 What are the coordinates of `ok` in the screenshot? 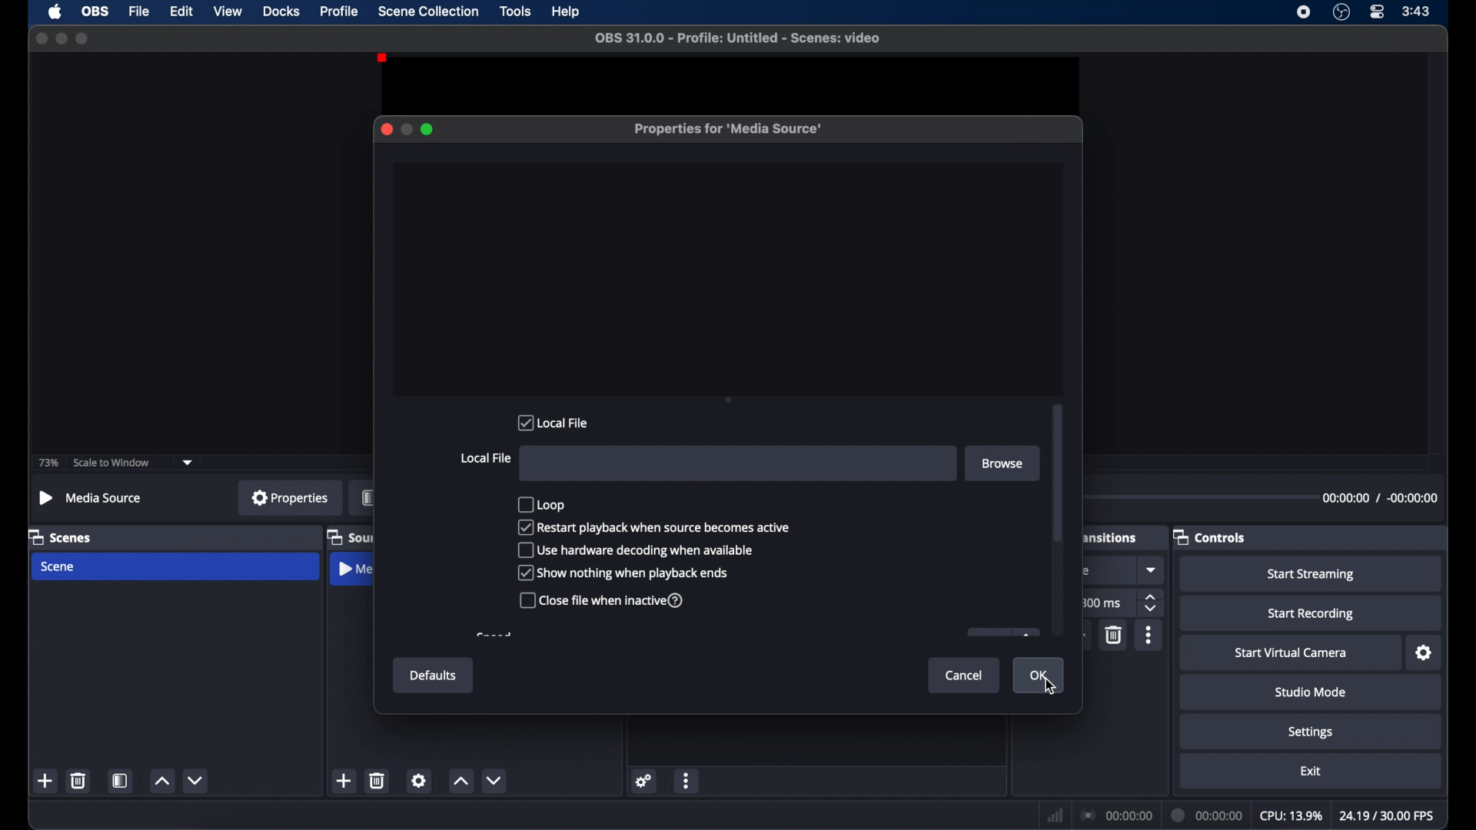 It's located at (1039, 676).